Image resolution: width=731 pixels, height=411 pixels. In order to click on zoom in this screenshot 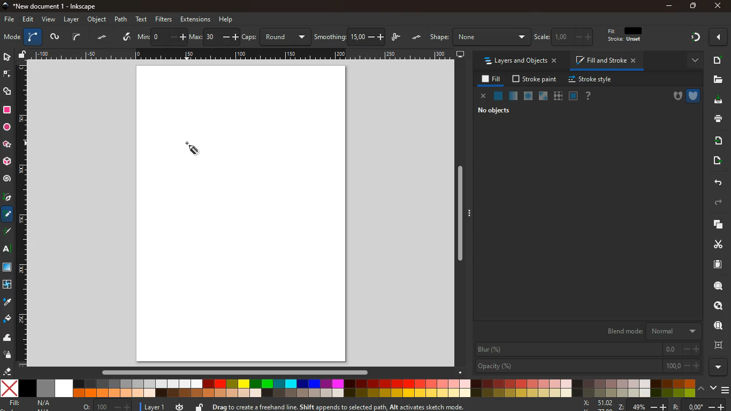, I will do `click(108, 405)`.